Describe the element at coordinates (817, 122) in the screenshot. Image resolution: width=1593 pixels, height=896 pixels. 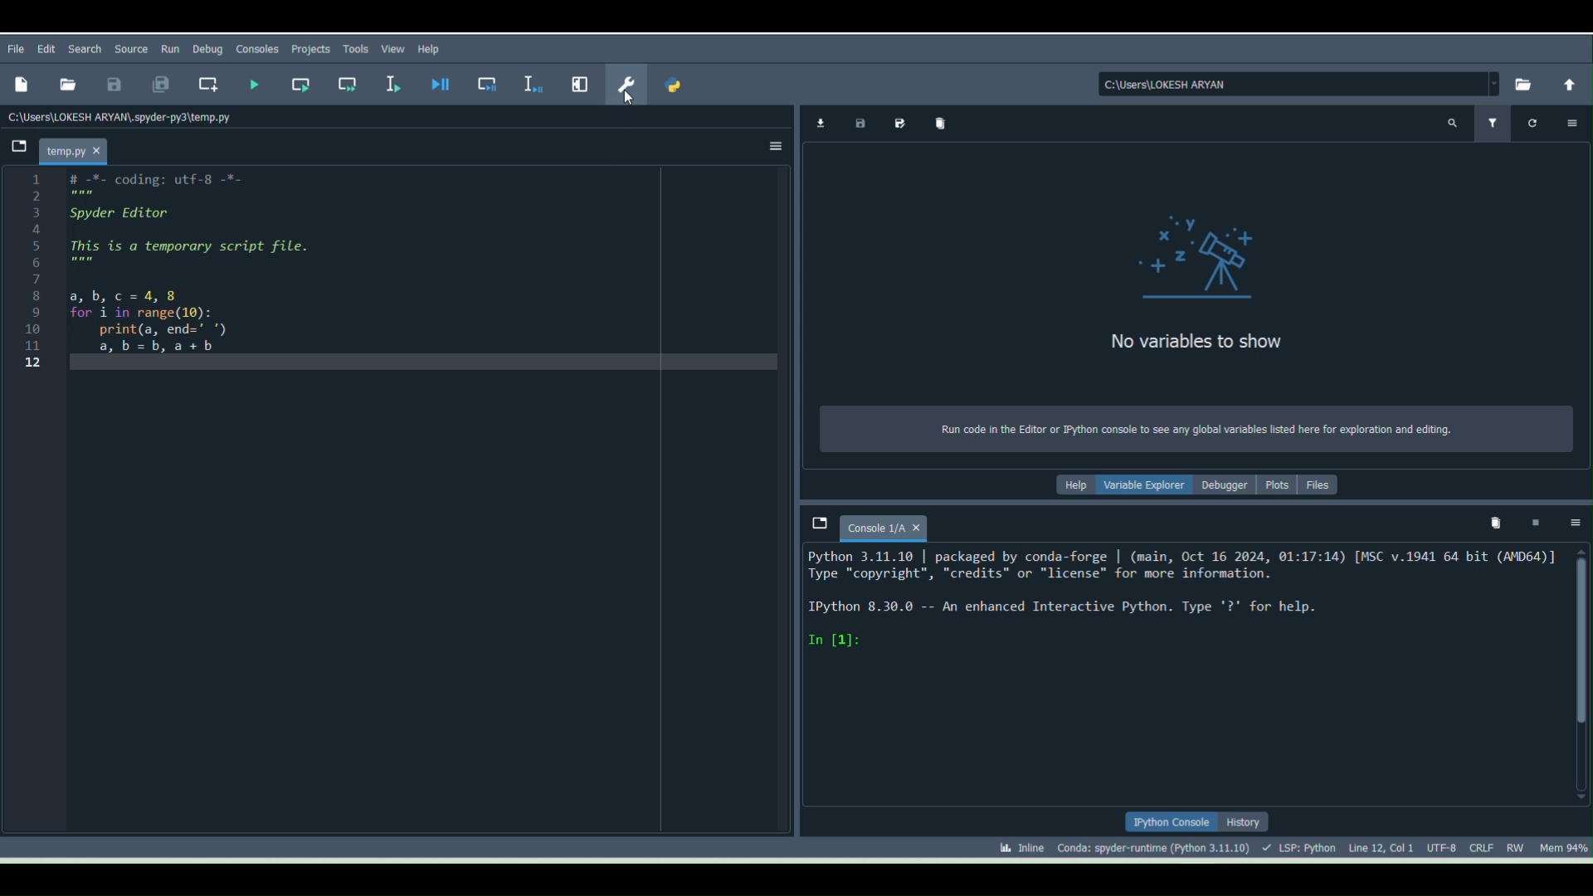
I see `Import data` at that location.